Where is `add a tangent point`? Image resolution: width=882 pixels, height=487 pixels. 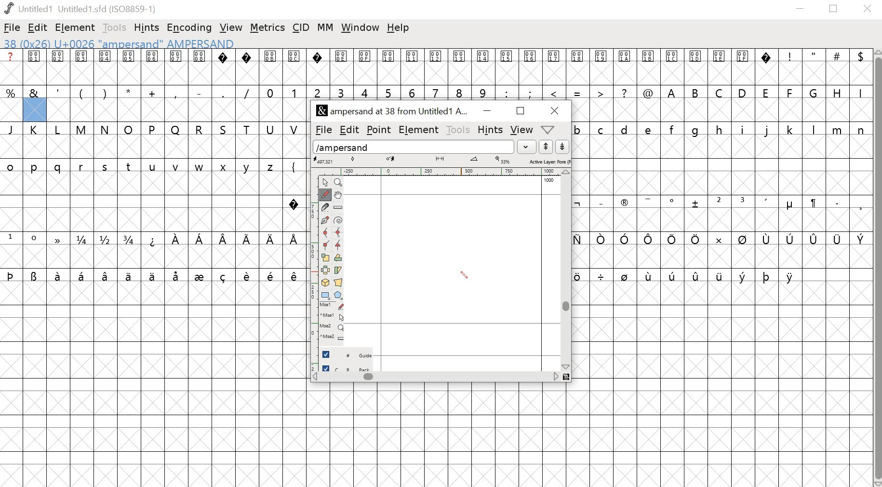
add a tangent point is located at coordinates (339, 246).